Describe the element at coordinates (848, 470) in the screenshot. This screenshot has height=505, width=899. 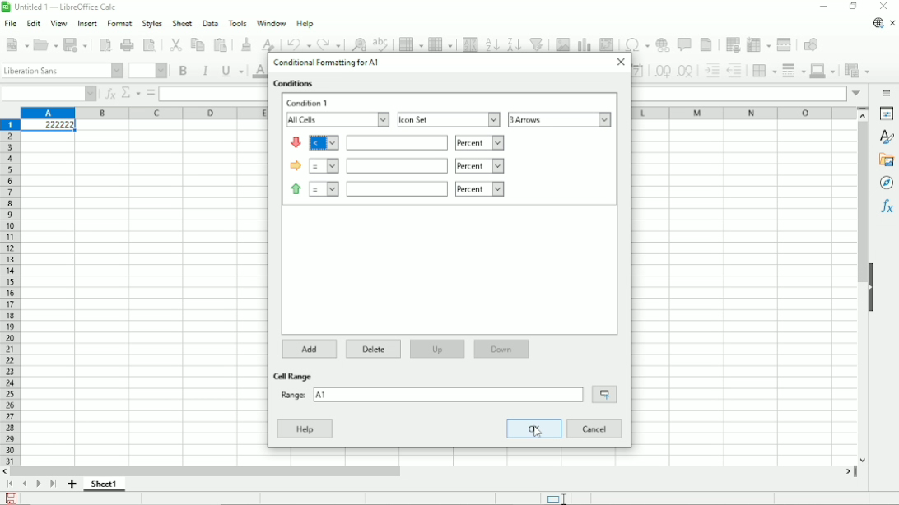
I see `scroll right` at that location.